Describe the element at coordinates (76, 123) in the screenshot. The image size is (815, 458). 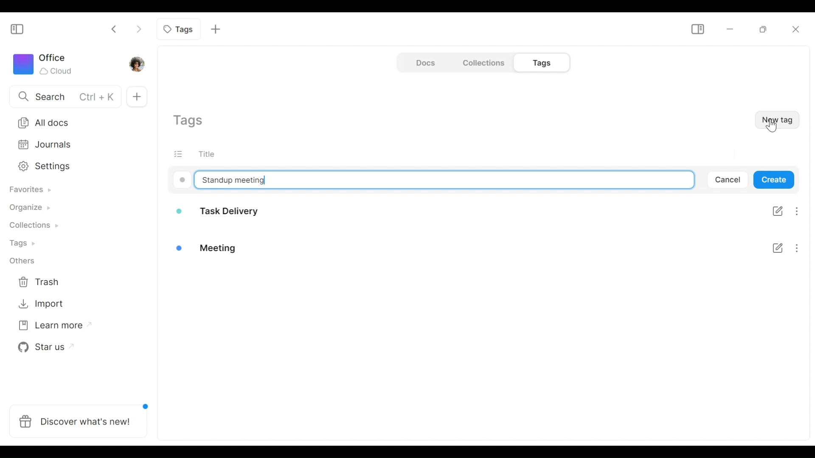
I see `All documents` at that location.